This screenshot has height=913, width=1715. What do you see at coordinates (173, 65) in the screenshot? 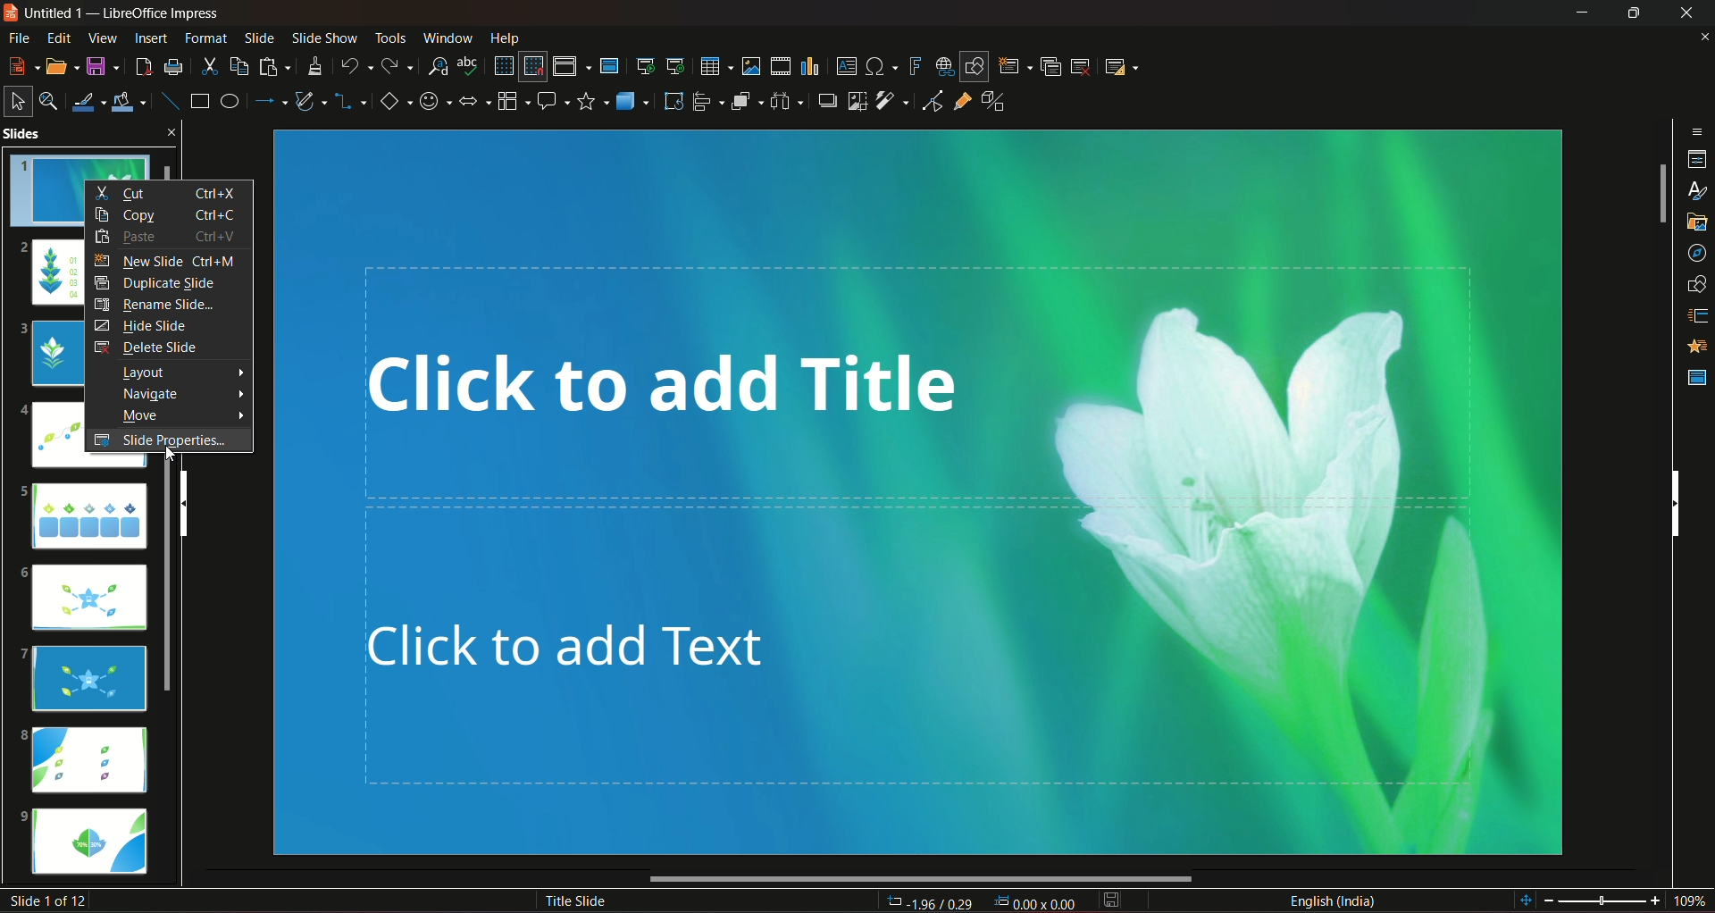
I see `print` at bounding box center [173, 65].